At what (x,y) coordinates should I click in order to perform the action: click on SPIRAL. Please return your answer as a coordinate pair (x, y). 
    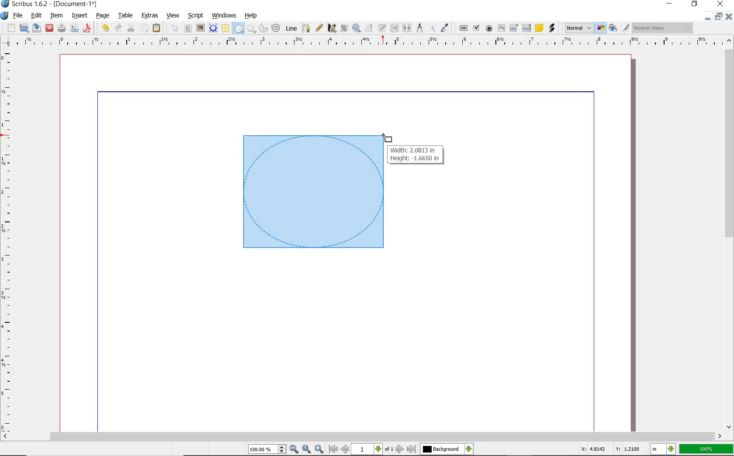
    Looking at the image, I should click on (275, 28).